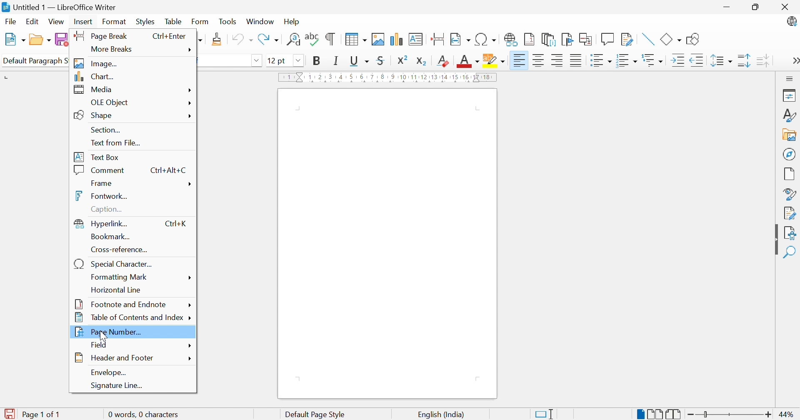 The width and height of the screenshot is (800, 420). Describe the element at coordinates (100, 345) in the screenshot. I see `Field` at that location.